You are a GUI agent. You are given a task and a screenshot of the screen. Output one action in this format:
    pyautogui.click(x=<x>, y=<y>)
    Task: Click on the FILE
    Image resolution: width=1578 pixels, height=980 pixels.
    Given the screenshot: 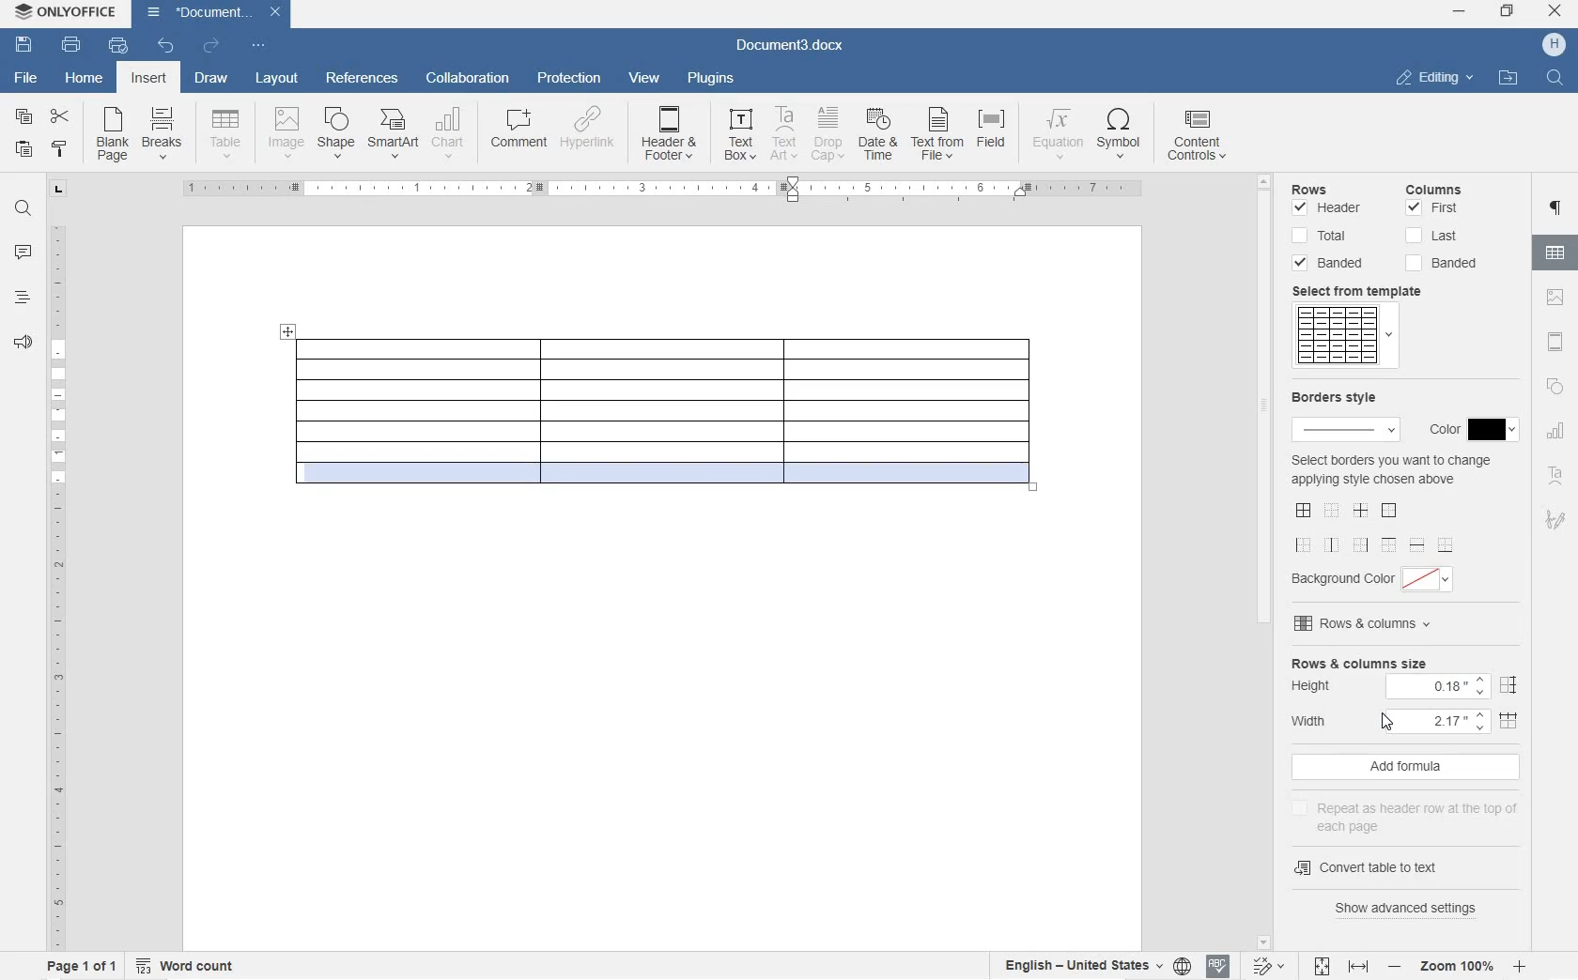 What is the action you would take?
    pyautogui.click(x=28, y=79)
    